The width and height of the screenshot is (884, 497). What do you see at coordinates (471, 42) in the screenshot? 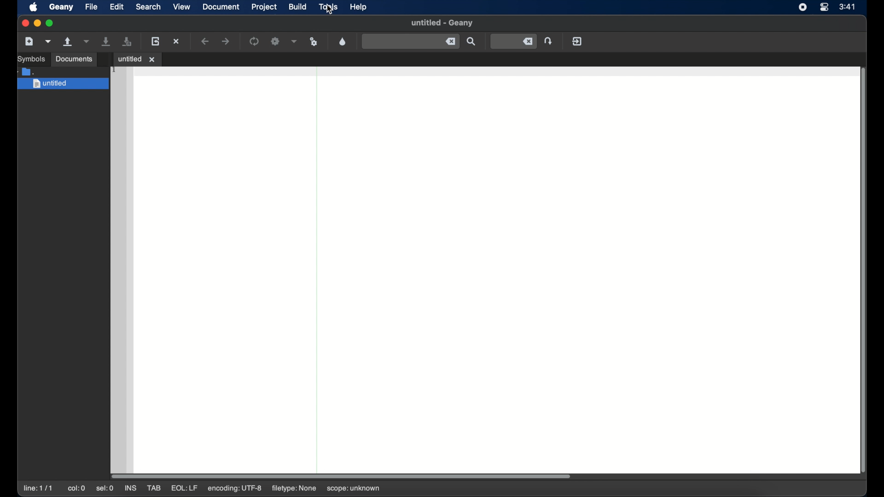
I see `find entered text in current file` at bounding box center [471, 42].